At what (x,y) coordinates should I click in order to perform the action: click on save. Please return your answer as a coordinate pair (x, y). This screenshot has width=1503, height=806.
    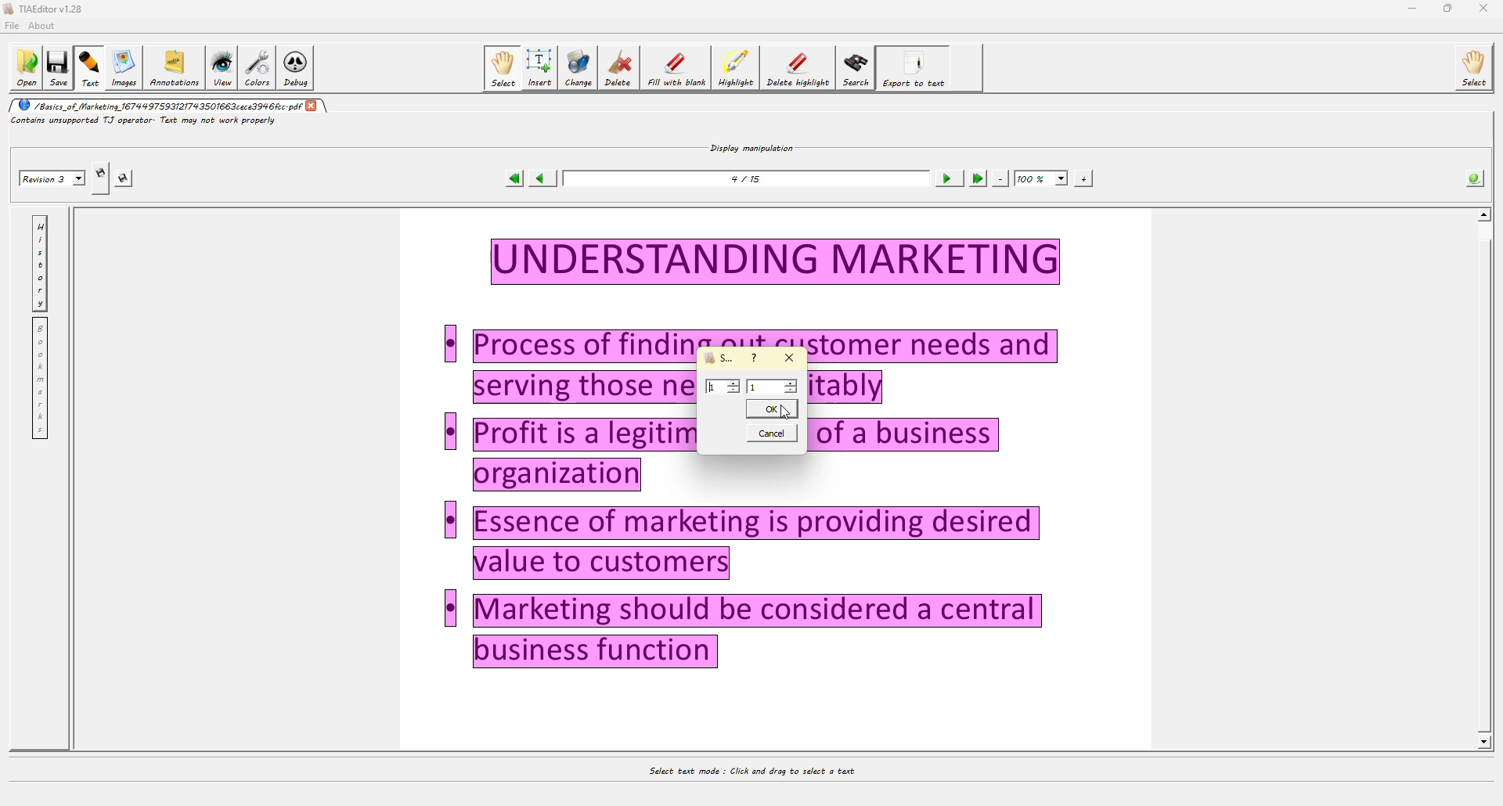
    Looking at the image, I should click on (124, 178).